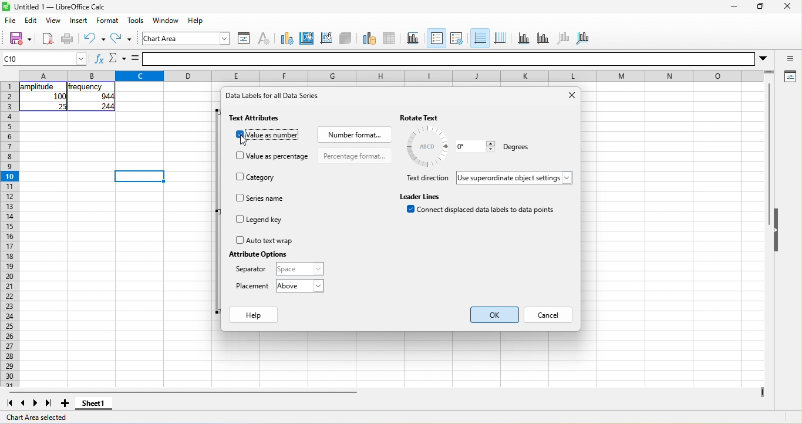 This screenshot has width=802, height=424. Describe the element at coordinates (49, 403) in the screenshot. I see `last sheet` at that location.